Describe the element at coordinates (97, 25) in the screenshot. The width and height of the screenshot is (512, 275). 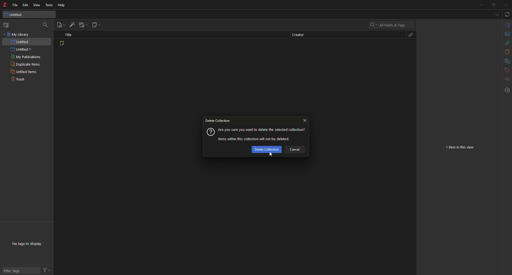
I see `new note` at that location.